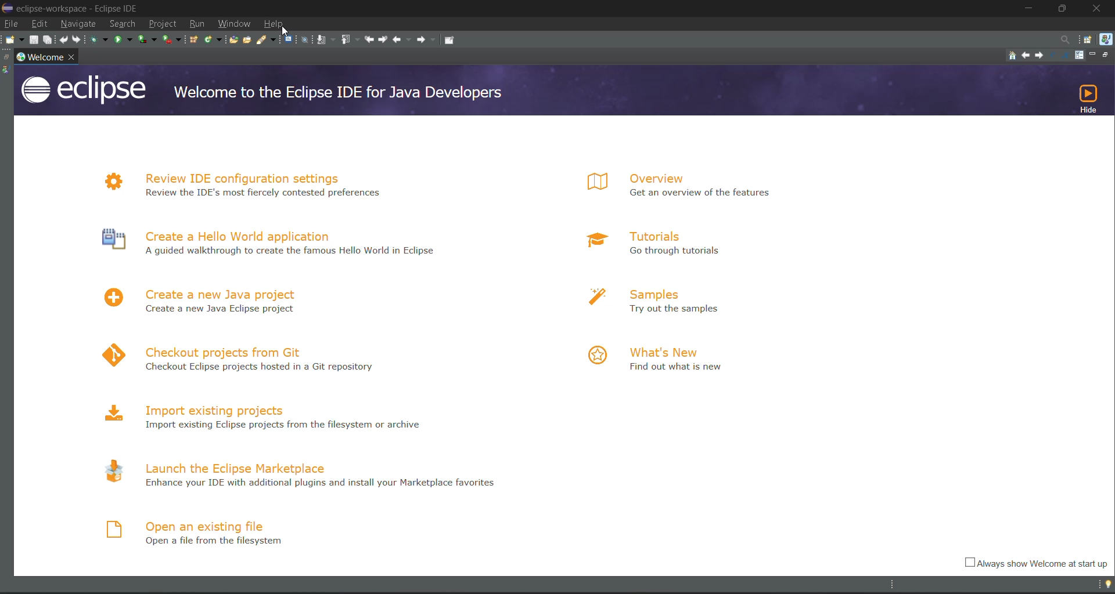 The height and width of the screenshot is (594, 1115). Describe the element at coordinates (274, 24) in the screenshot. I see `help` at that location.